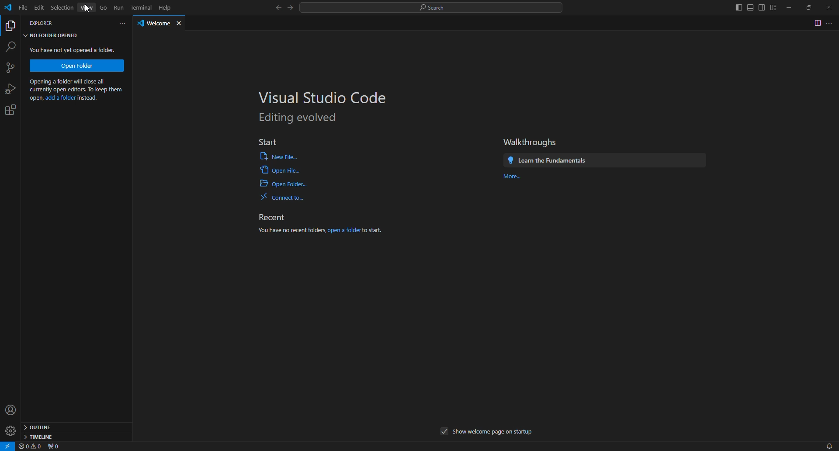  I want to click on Selection, so click(61, 7).